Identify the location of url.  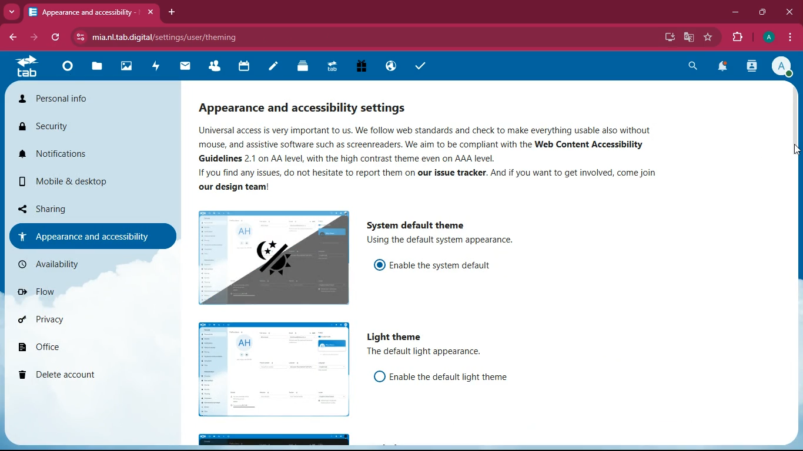
(166, 37).